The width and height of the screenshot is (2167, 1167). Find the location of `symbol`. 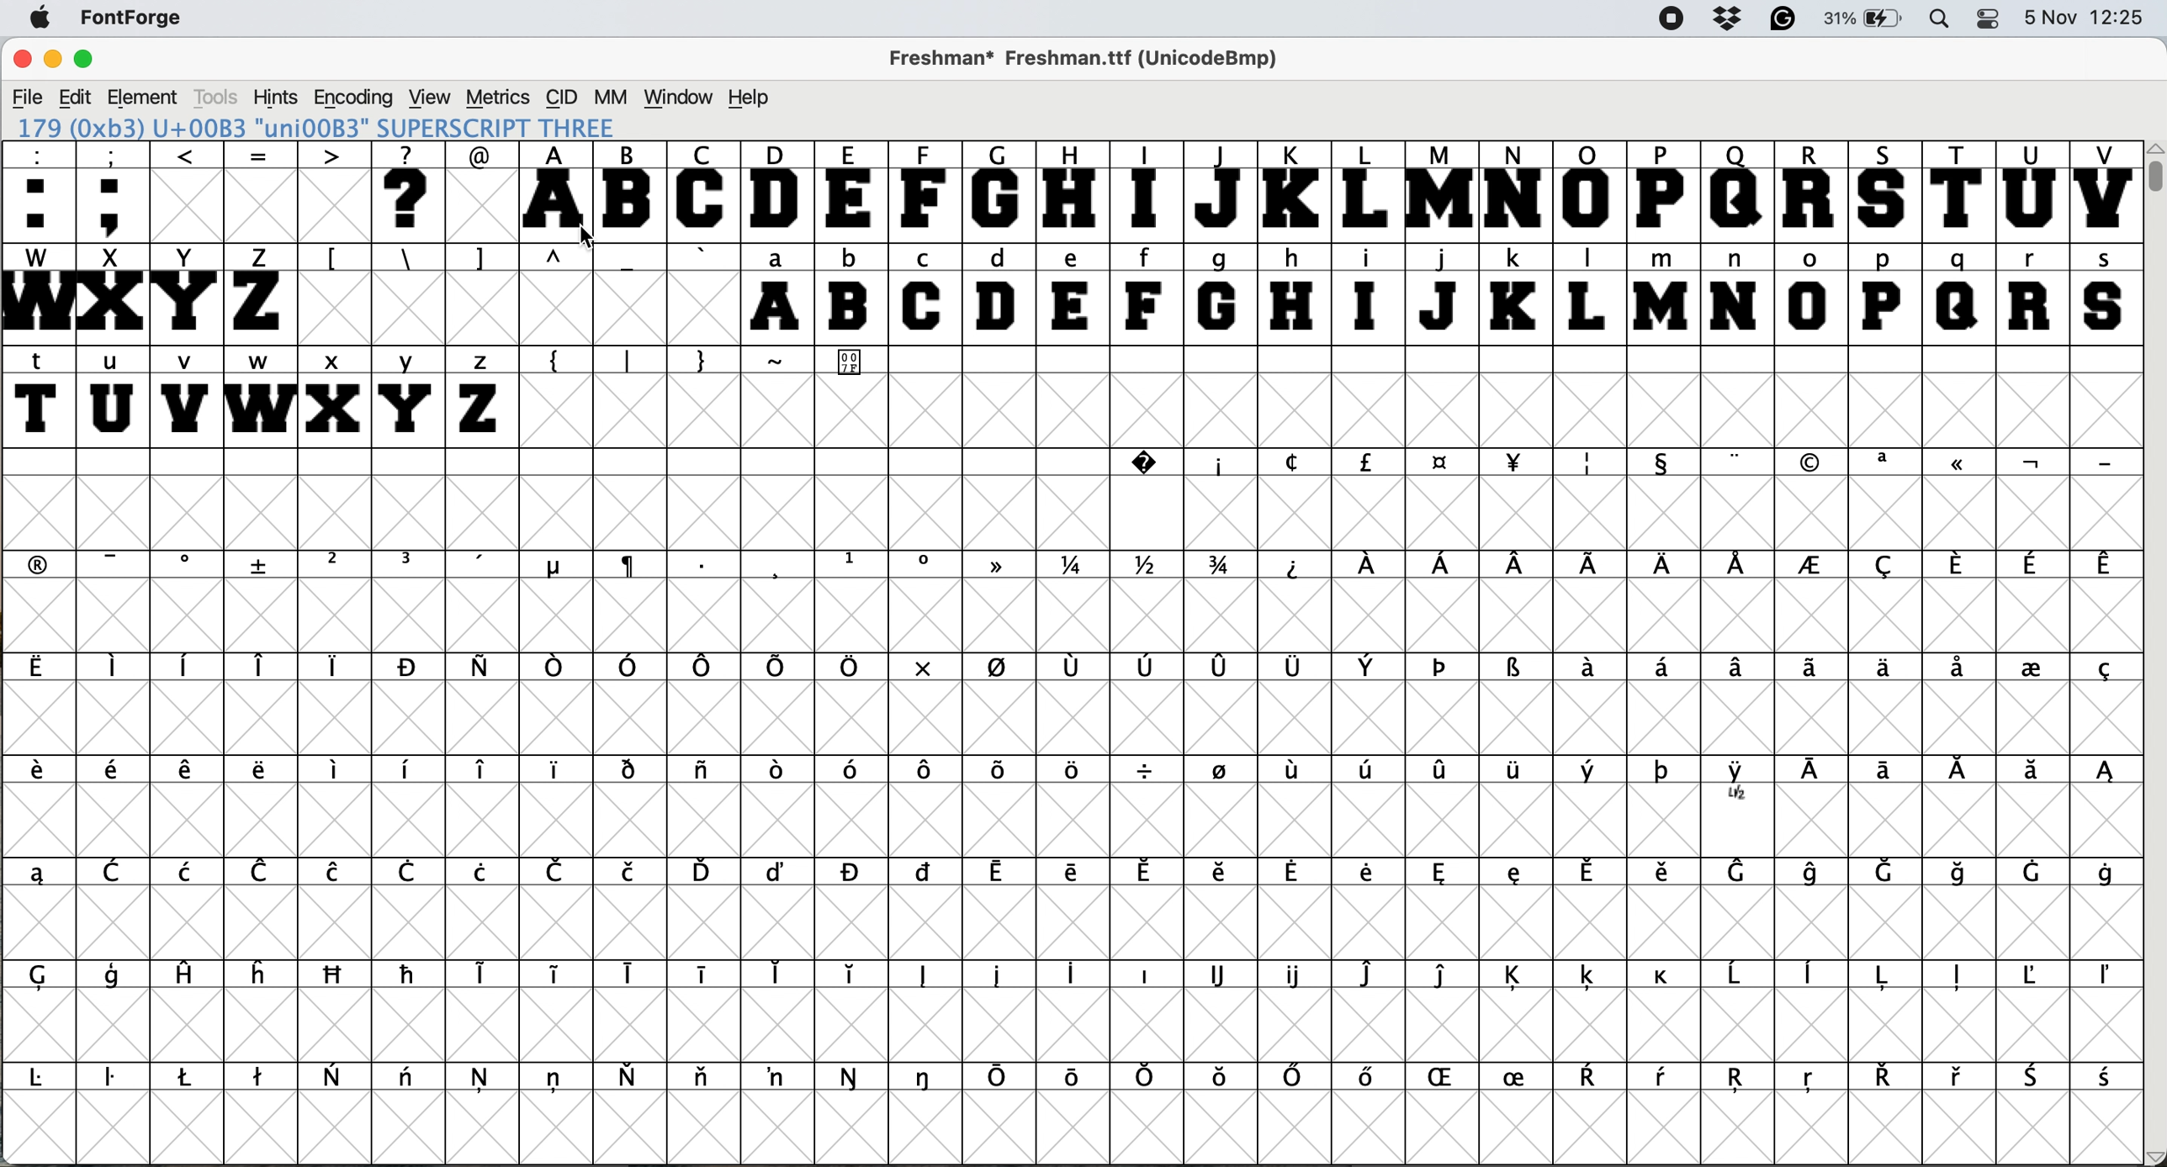

symbol is located at coordinates (854, 974).